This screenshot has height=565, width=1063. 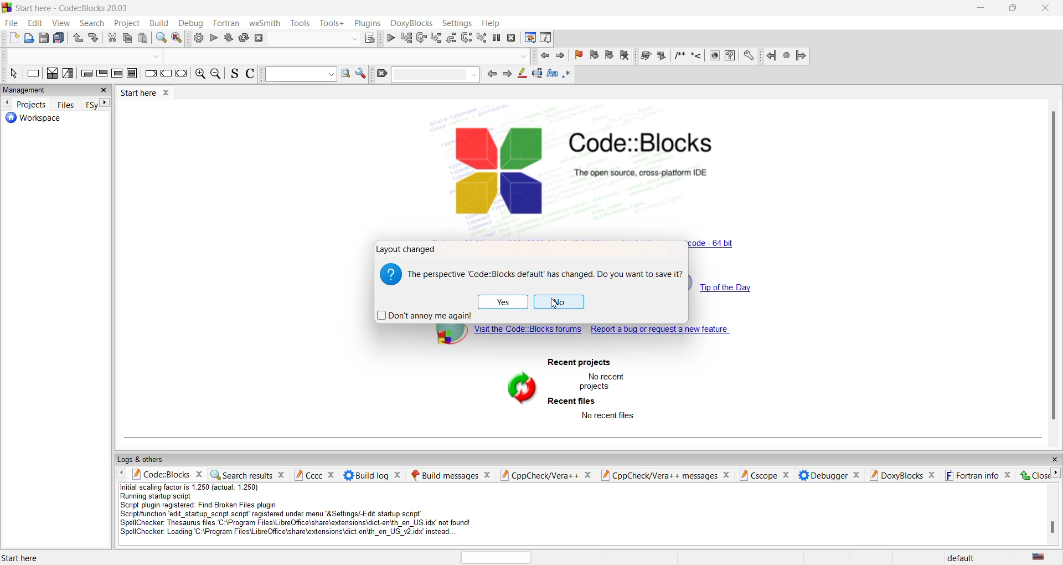 I want to click on fsync, so click(x=91, y=104).